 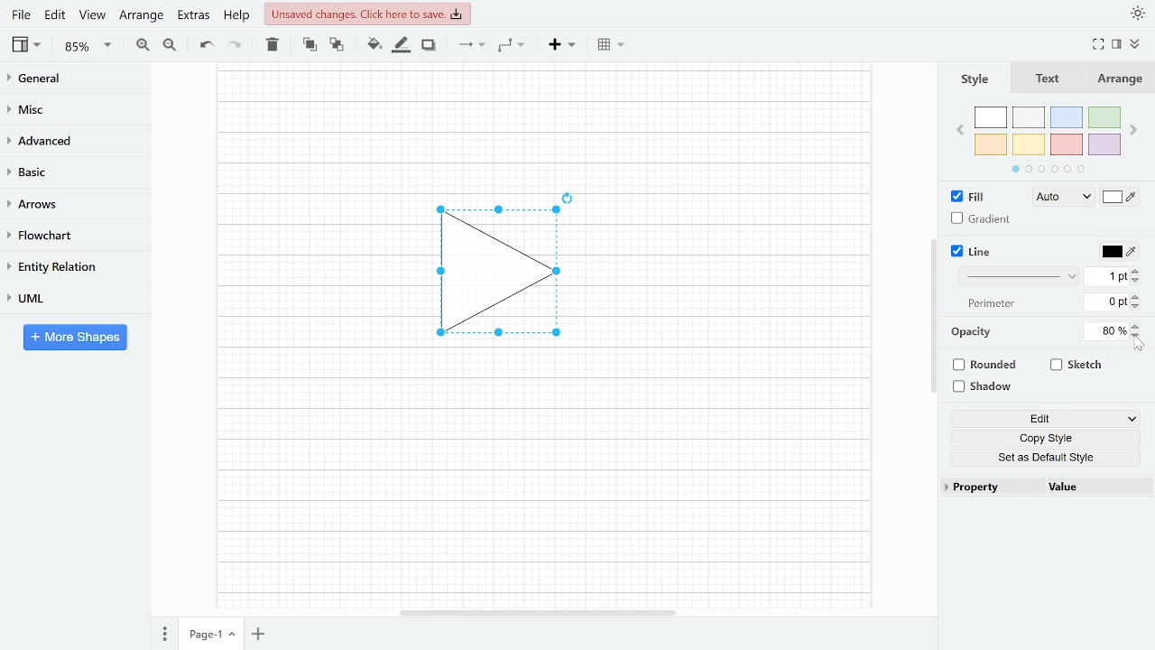 What do you see at coordinates (1141, 346) in the screenshot?
I see `cursor` at bounding box center [1141, 346].